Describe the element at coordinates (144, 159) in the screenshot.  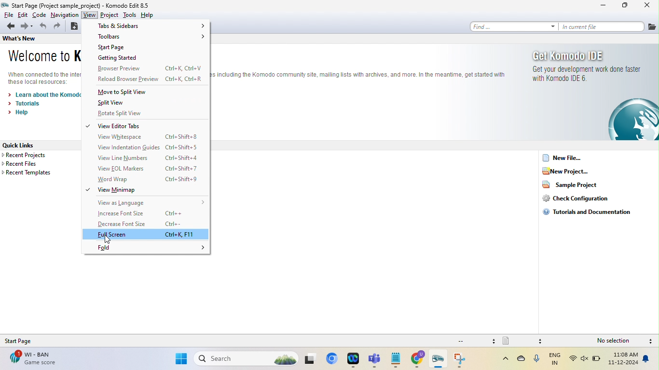
I see `view line numbers` at that location.